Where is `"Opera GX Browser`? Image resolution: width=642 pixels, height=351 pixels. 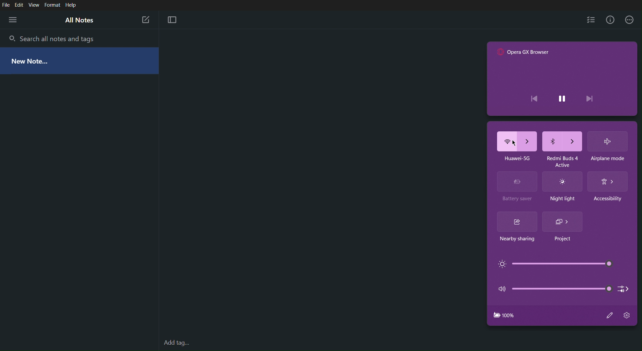 "Opera GX Browser is located at coordinates (525, 52).